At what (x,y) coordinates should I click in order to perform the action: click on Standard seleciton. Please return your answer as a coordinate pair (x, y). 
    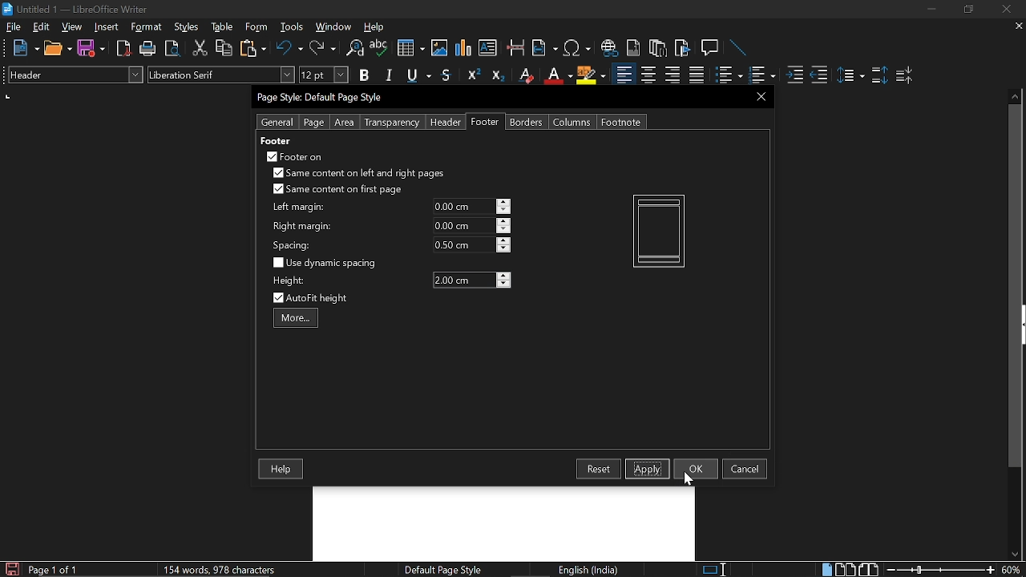
    Looking at the image, I should click on (717, 570).